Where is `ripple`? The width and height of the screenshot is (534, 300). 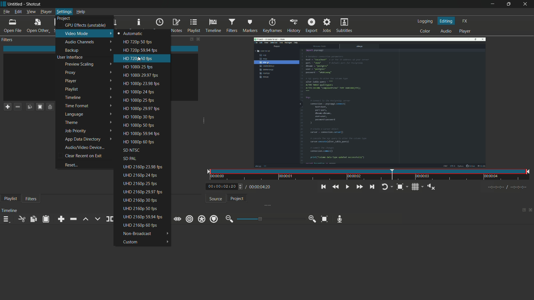
ripple is located at coordinates (189, 219).